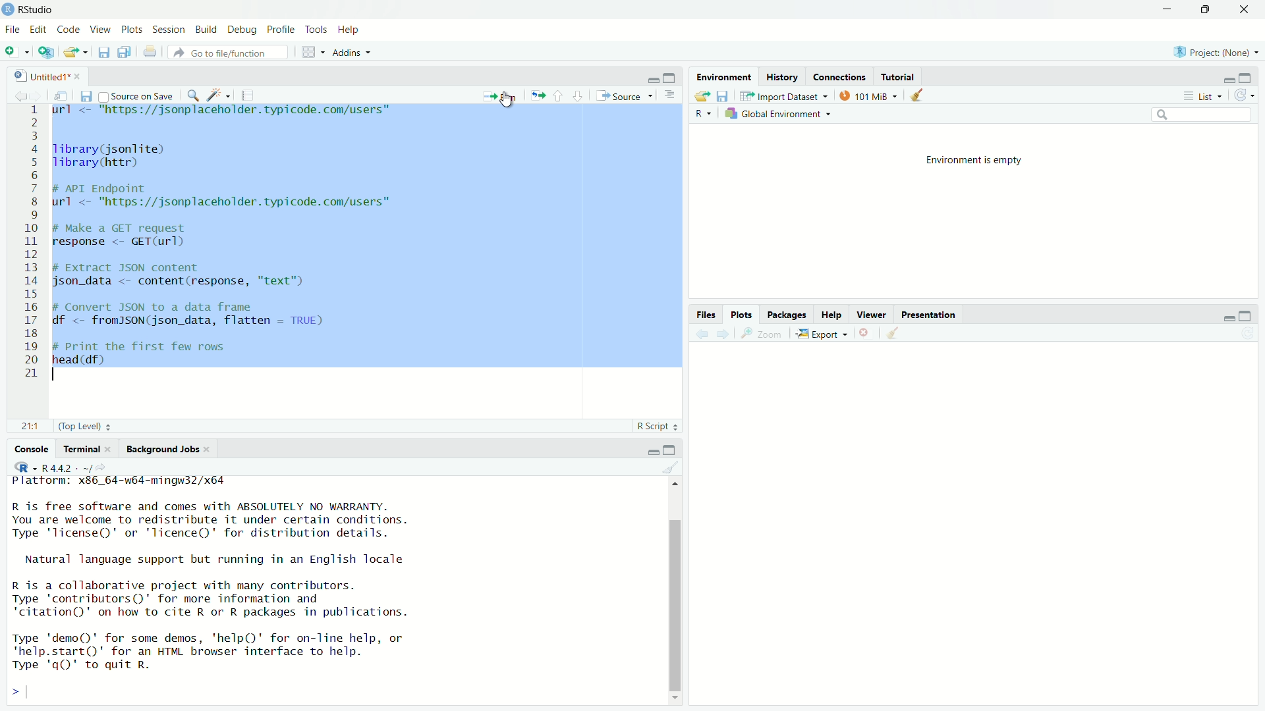 Image resolution: width=1265 pixels, height=711 pixels. I want to click on Minimize, so click(1170, 10).